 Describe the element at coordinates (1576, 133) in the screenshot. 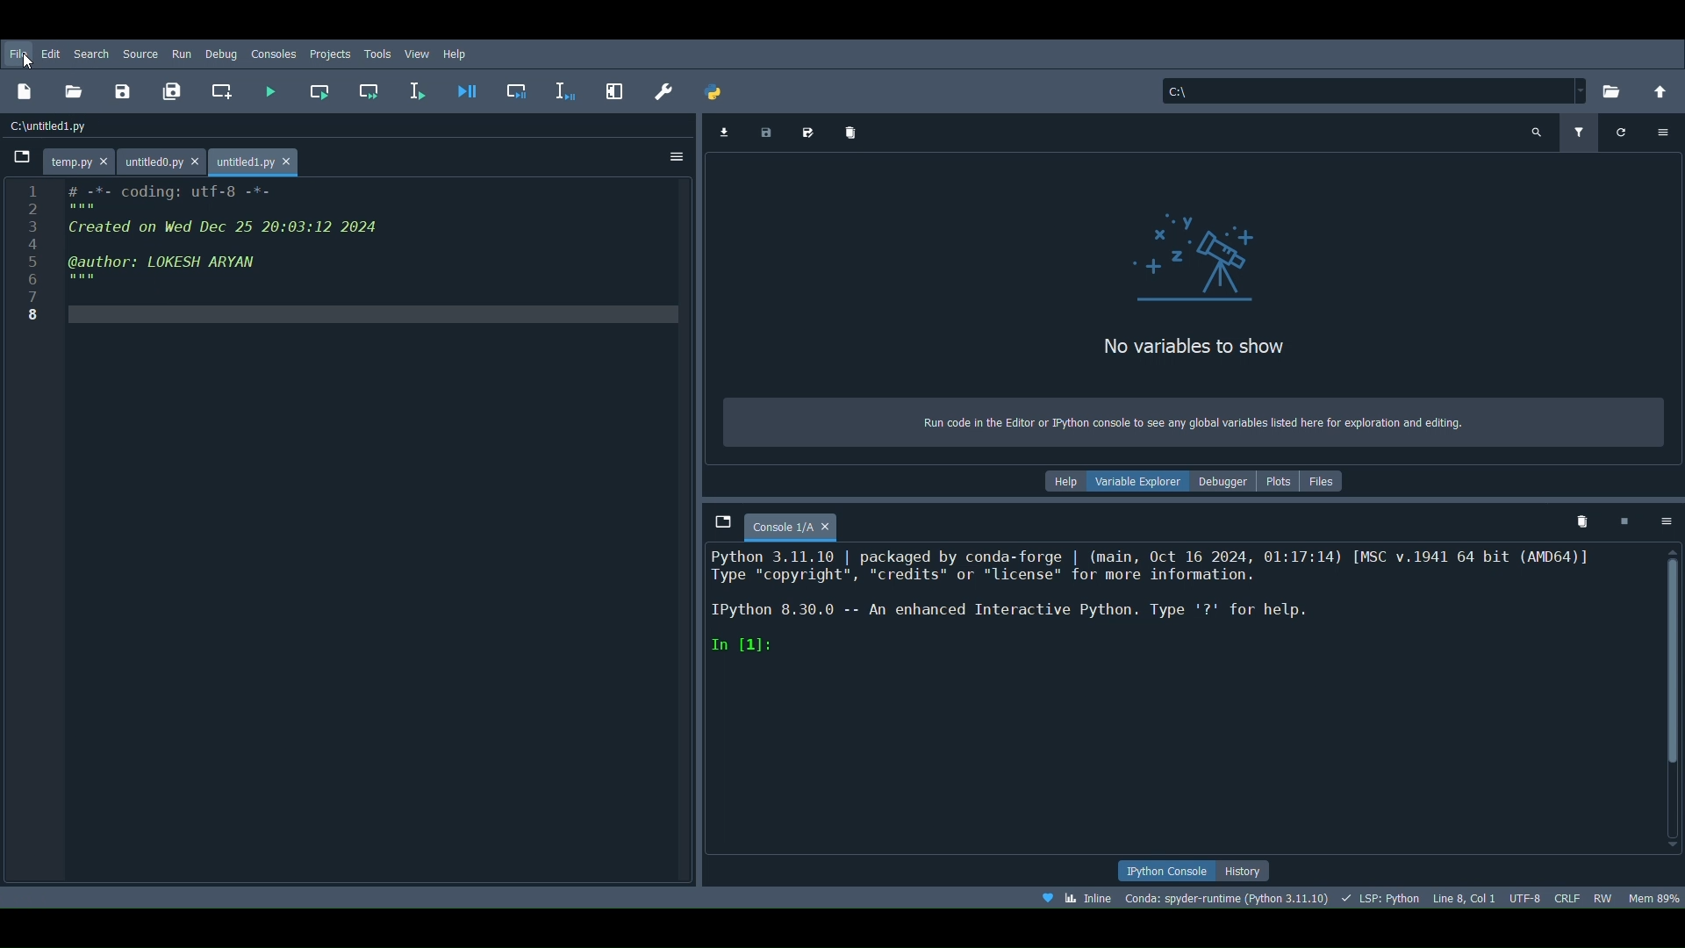

I see `Filter variables` at that location.